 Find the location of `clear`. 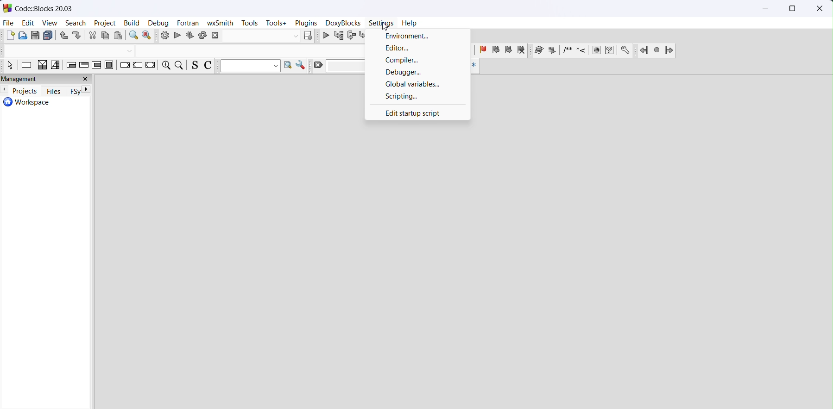

clear is located at coordinates (336, 66).